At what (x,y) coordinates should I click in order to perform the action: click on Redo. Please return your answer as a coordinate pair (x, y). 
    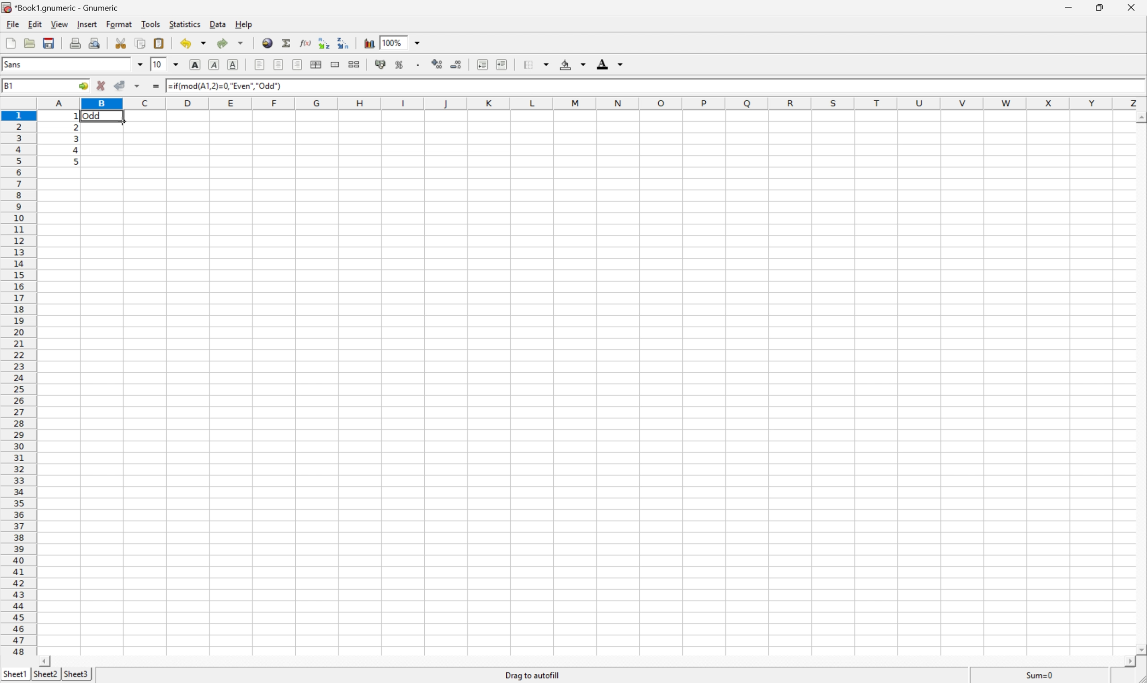
    Looking at the image, I should click on (234, 42).